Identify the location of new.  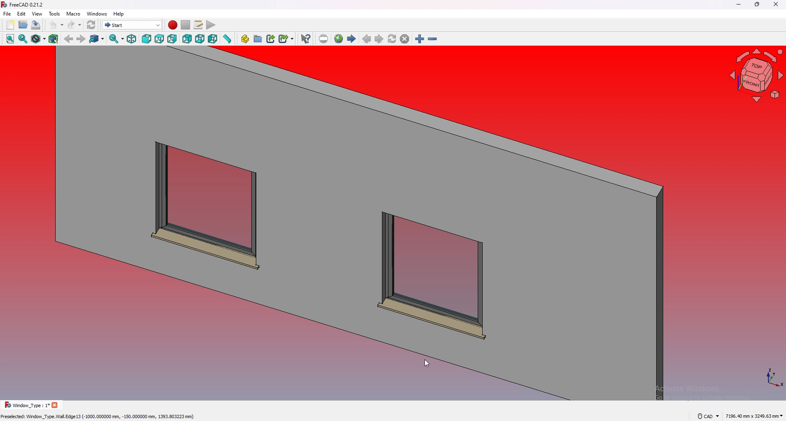
(10, 25).